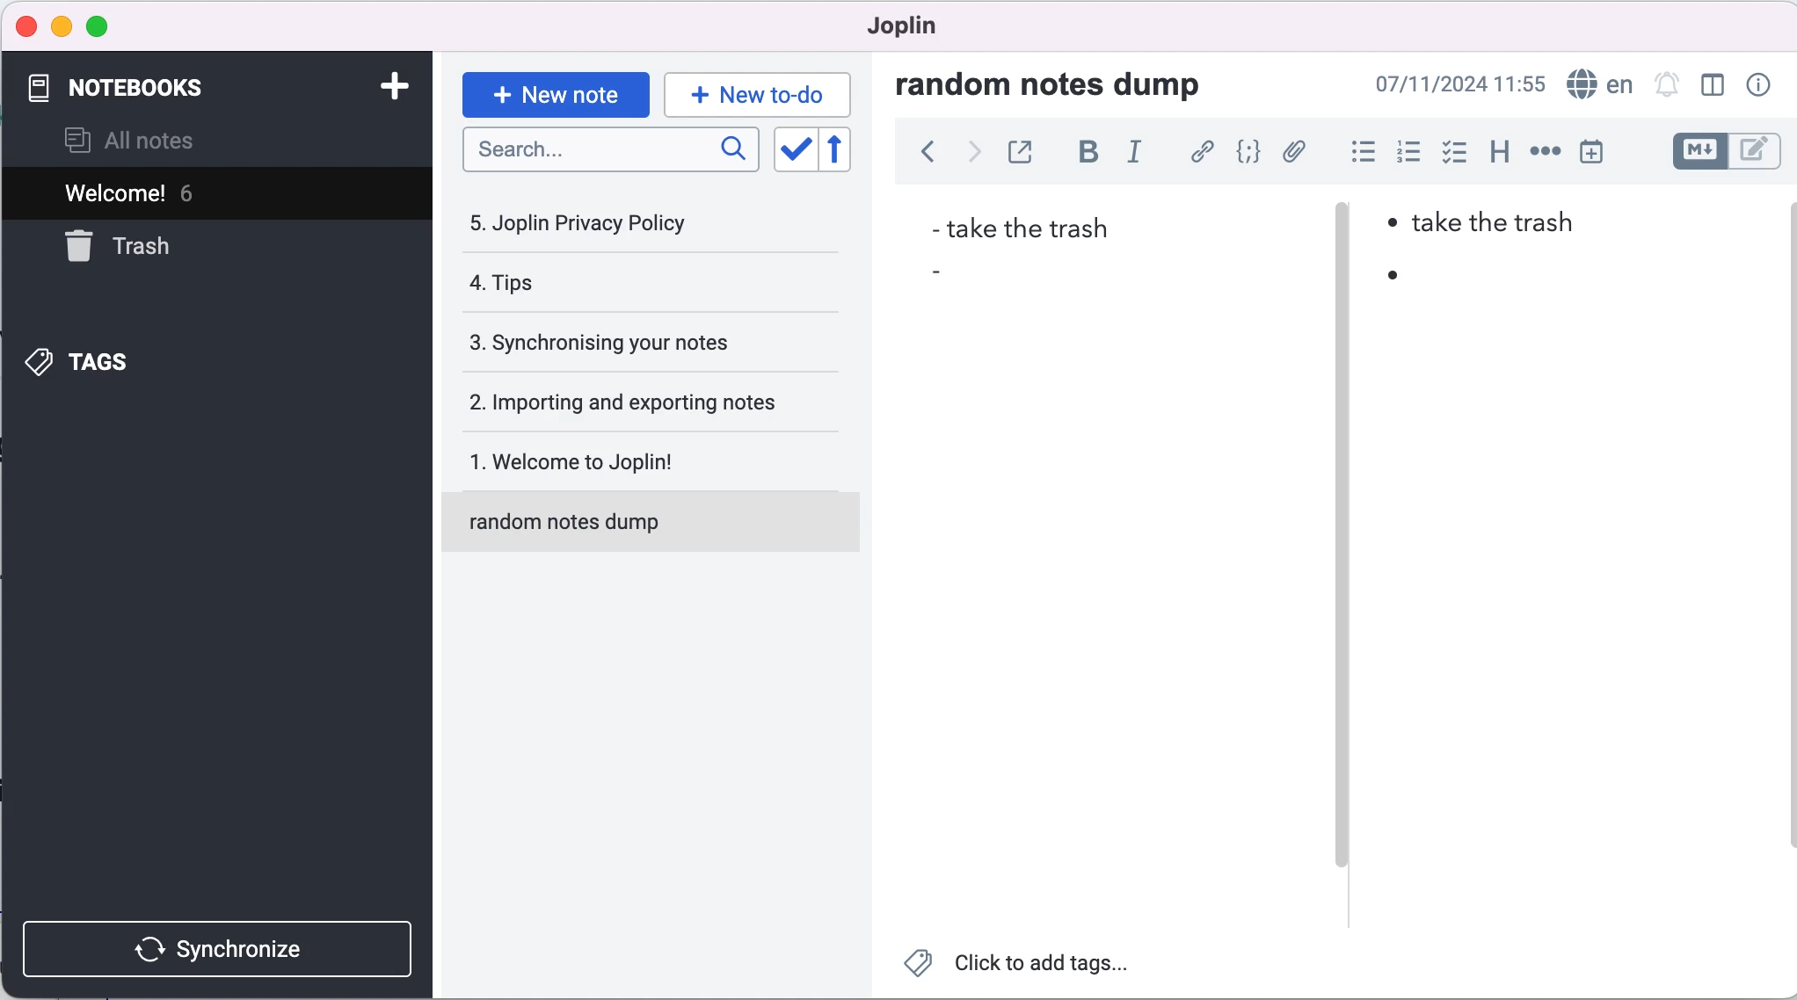  What do you see at coordinates (1292, 154) in the screenshot?
I see `attach file` at bounding box center [1292, 154].